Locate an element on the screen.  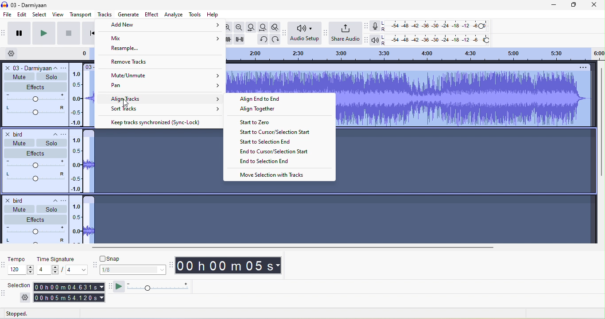
linear is located at coordinates (77, 164).